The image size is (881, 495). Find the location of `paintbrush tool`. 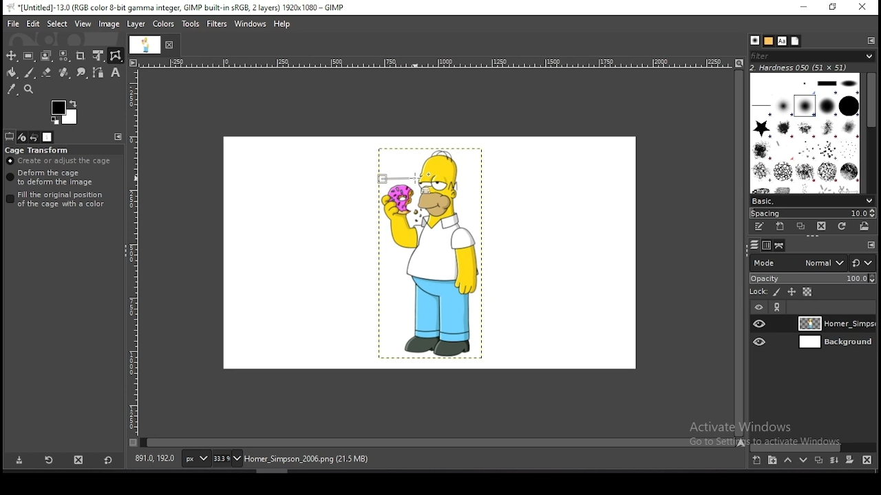

paintbrush tool is located at coordinates (29, 73).